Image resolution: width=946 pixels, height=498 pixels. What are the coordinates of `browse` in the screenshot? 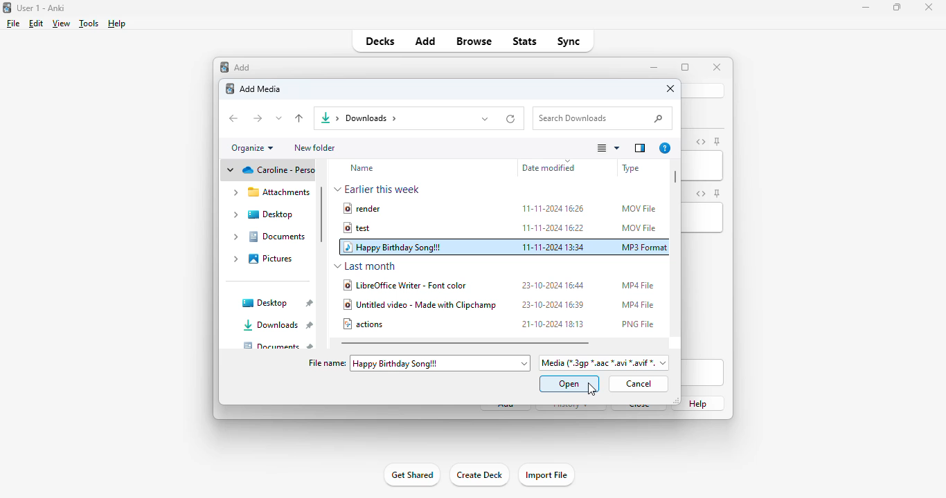 It's located at (473, 41).